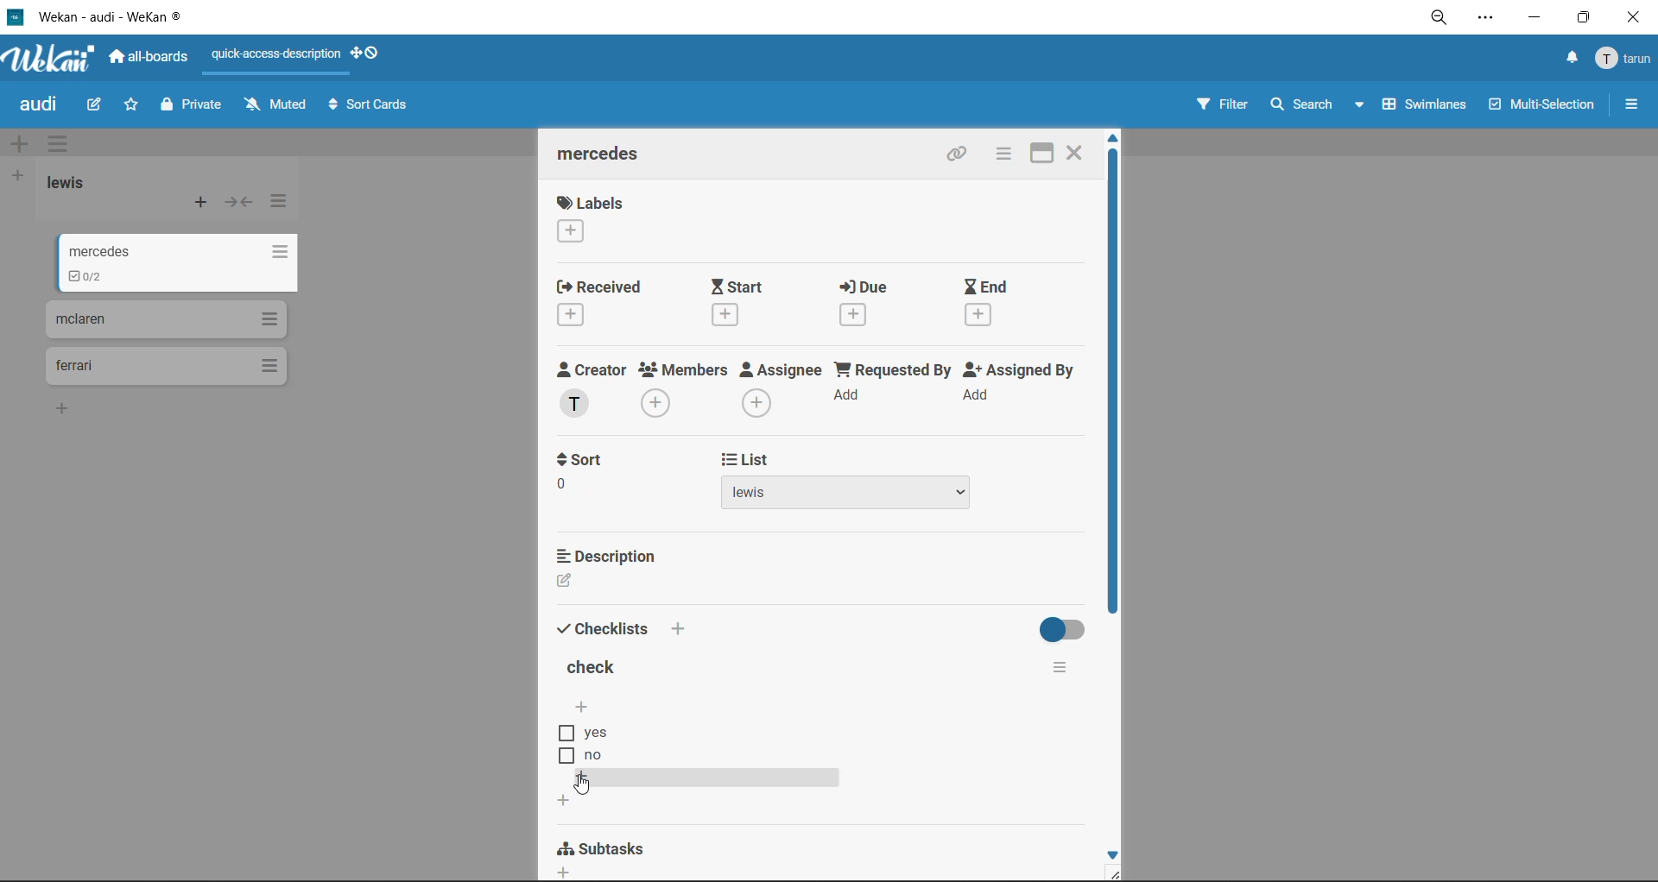 The width and height of the screenshot is (1658, 882). I want to click on swimlanes, so click(1427, 107).